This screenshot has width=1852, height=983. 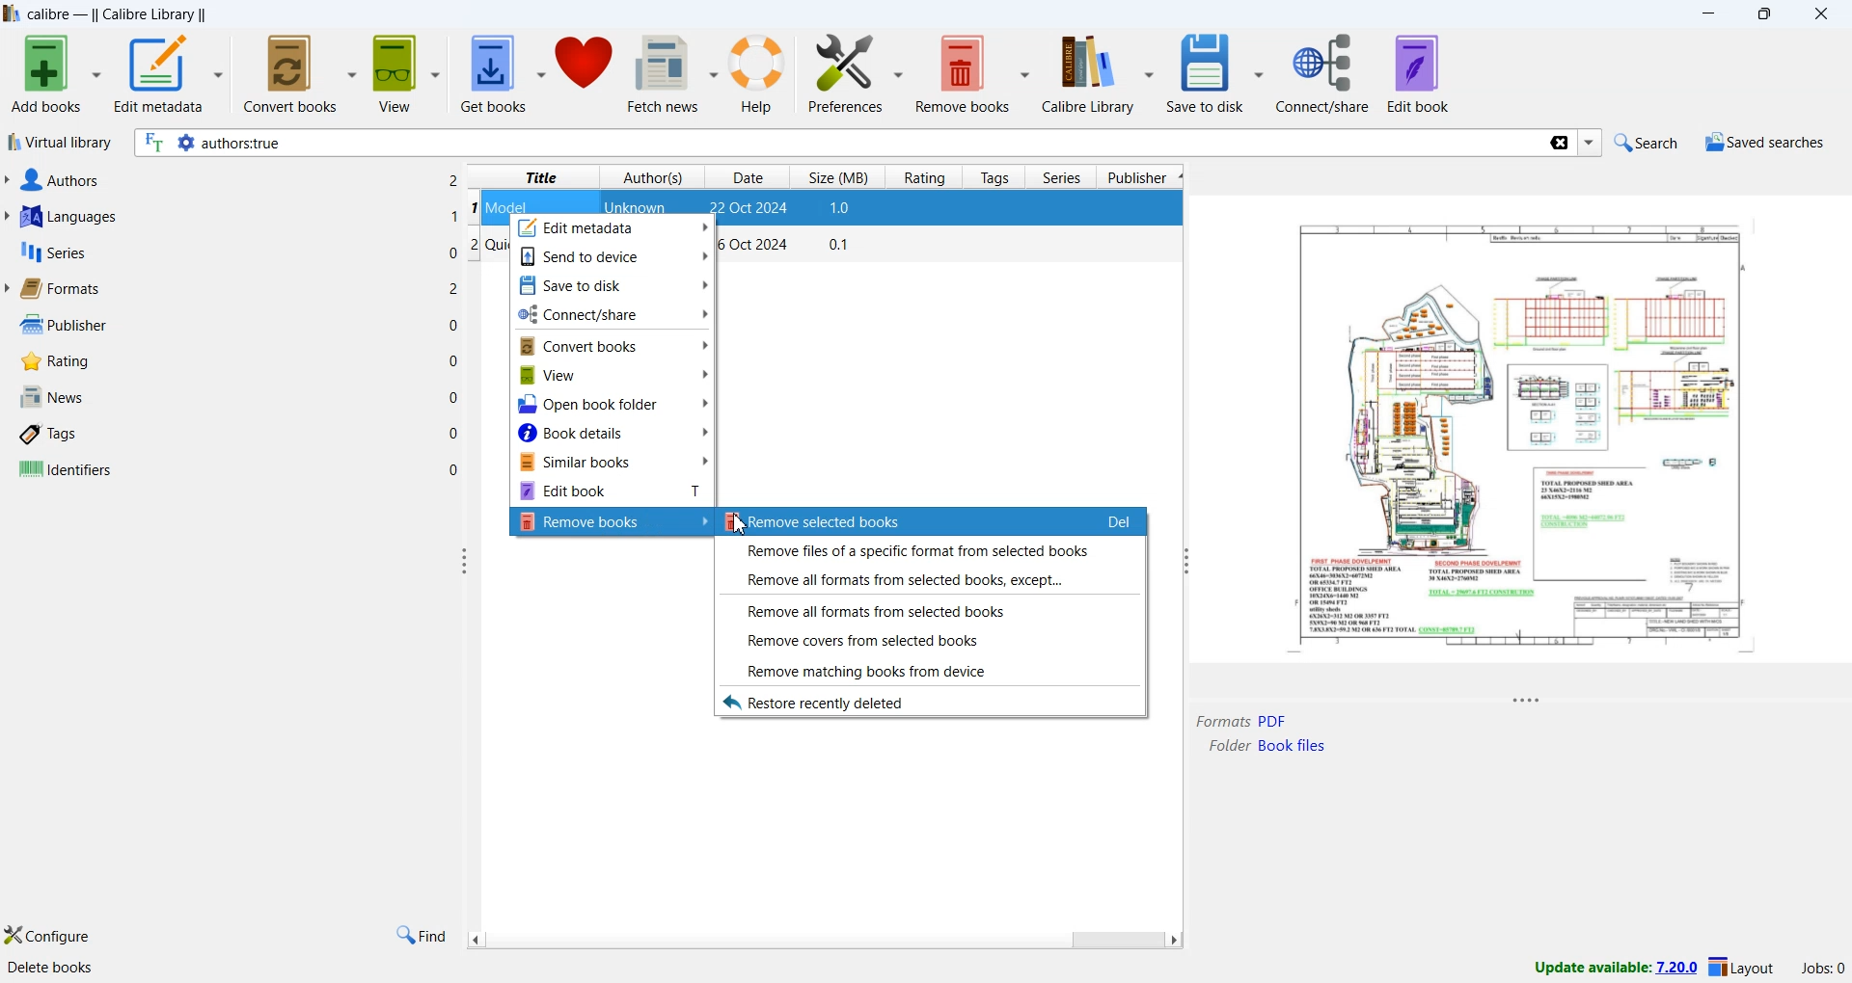 I want to click on close app, so click(x=1824, y=14).